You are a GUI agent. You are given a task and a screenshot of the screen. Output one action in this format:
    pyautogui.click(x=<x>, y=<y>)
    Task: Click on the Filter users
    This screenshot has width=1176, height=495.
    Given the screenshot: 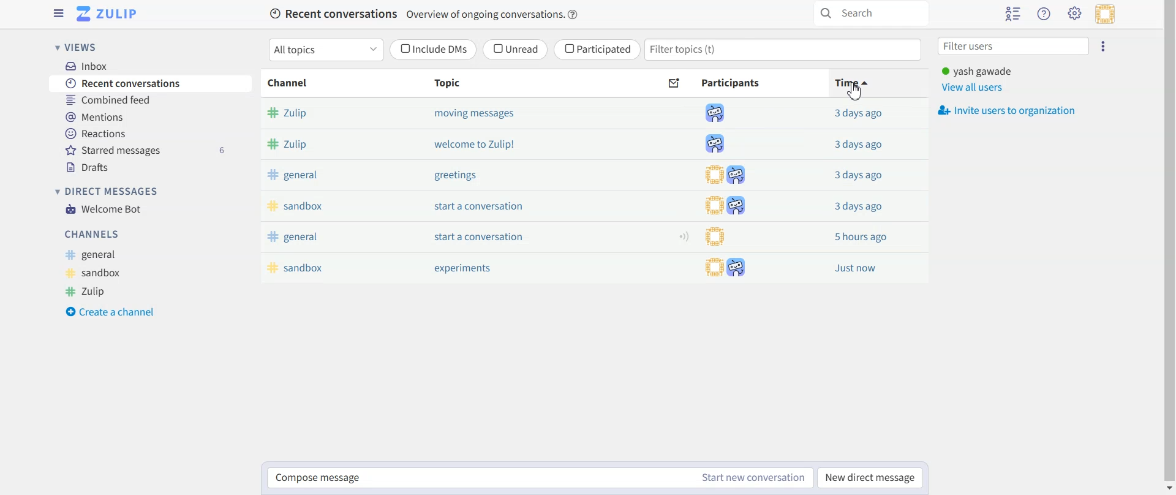 What is the action you would take?
    pyautogui.click(x=1015, y=45)
    